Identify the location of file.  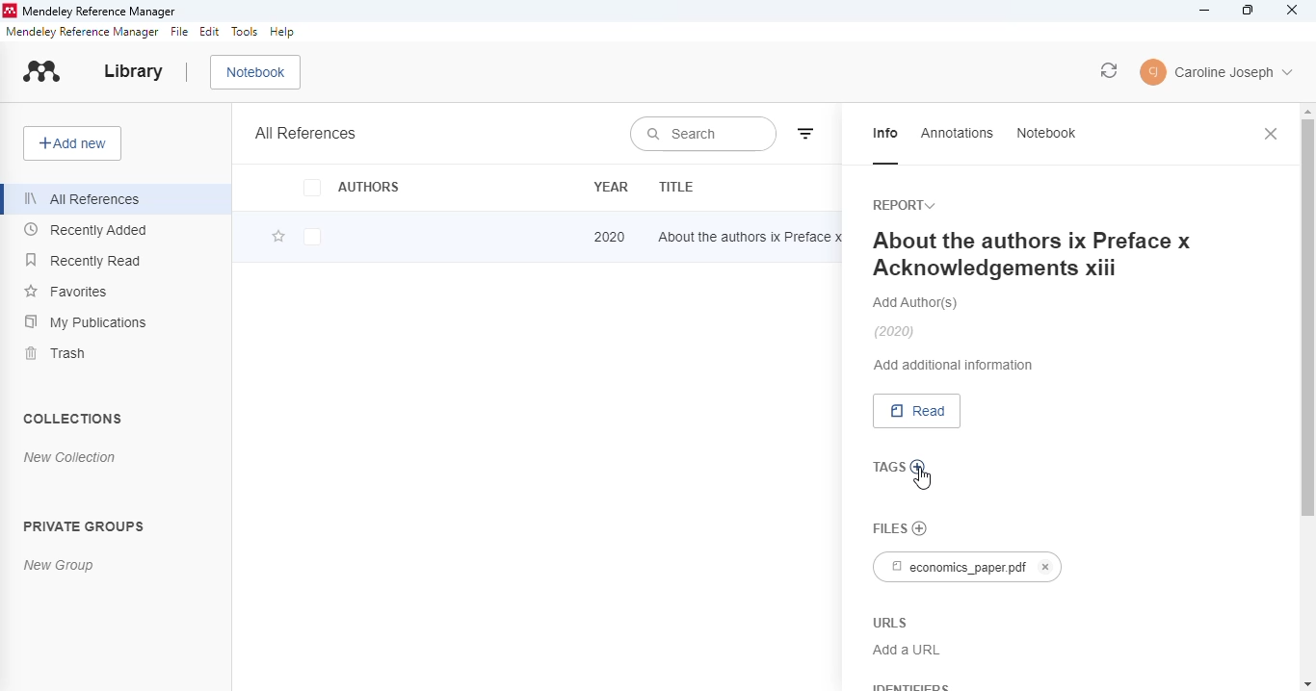
(179, 32).